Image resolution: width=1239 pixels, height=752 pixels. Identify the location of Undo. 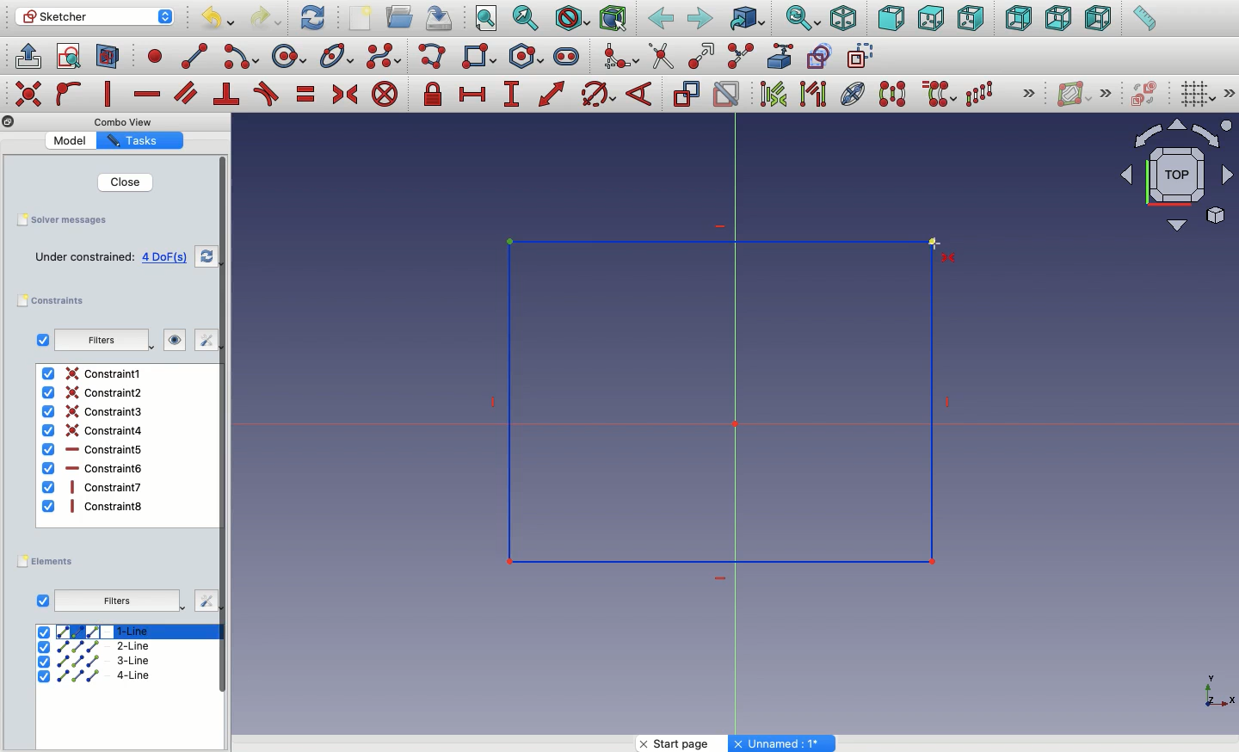
(220, 21).